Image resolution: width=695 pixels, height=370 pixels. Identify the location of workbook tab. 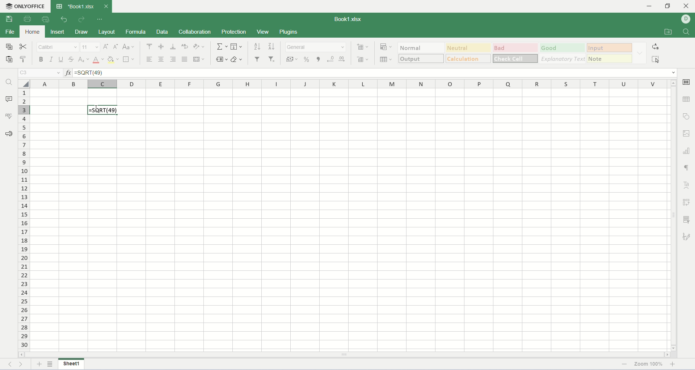
(76, 6).